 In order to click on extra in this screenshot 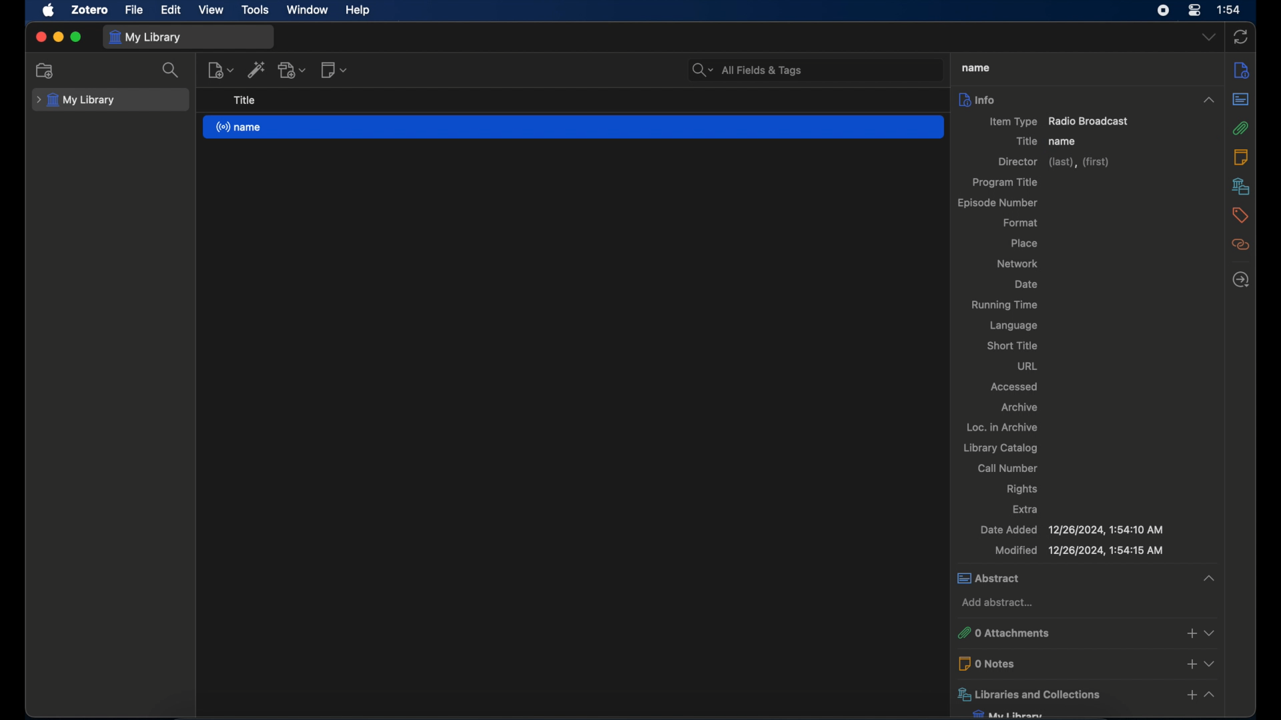, I will do `click(1027, 509)`.